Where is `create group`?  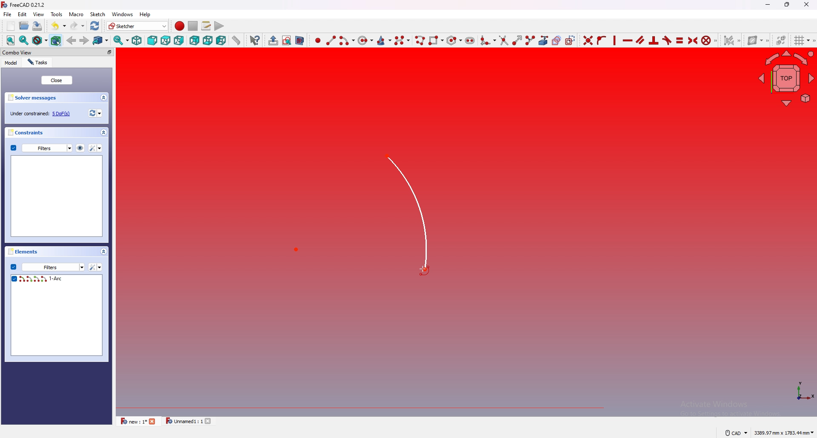
create group is located at coordinates (273, 40).